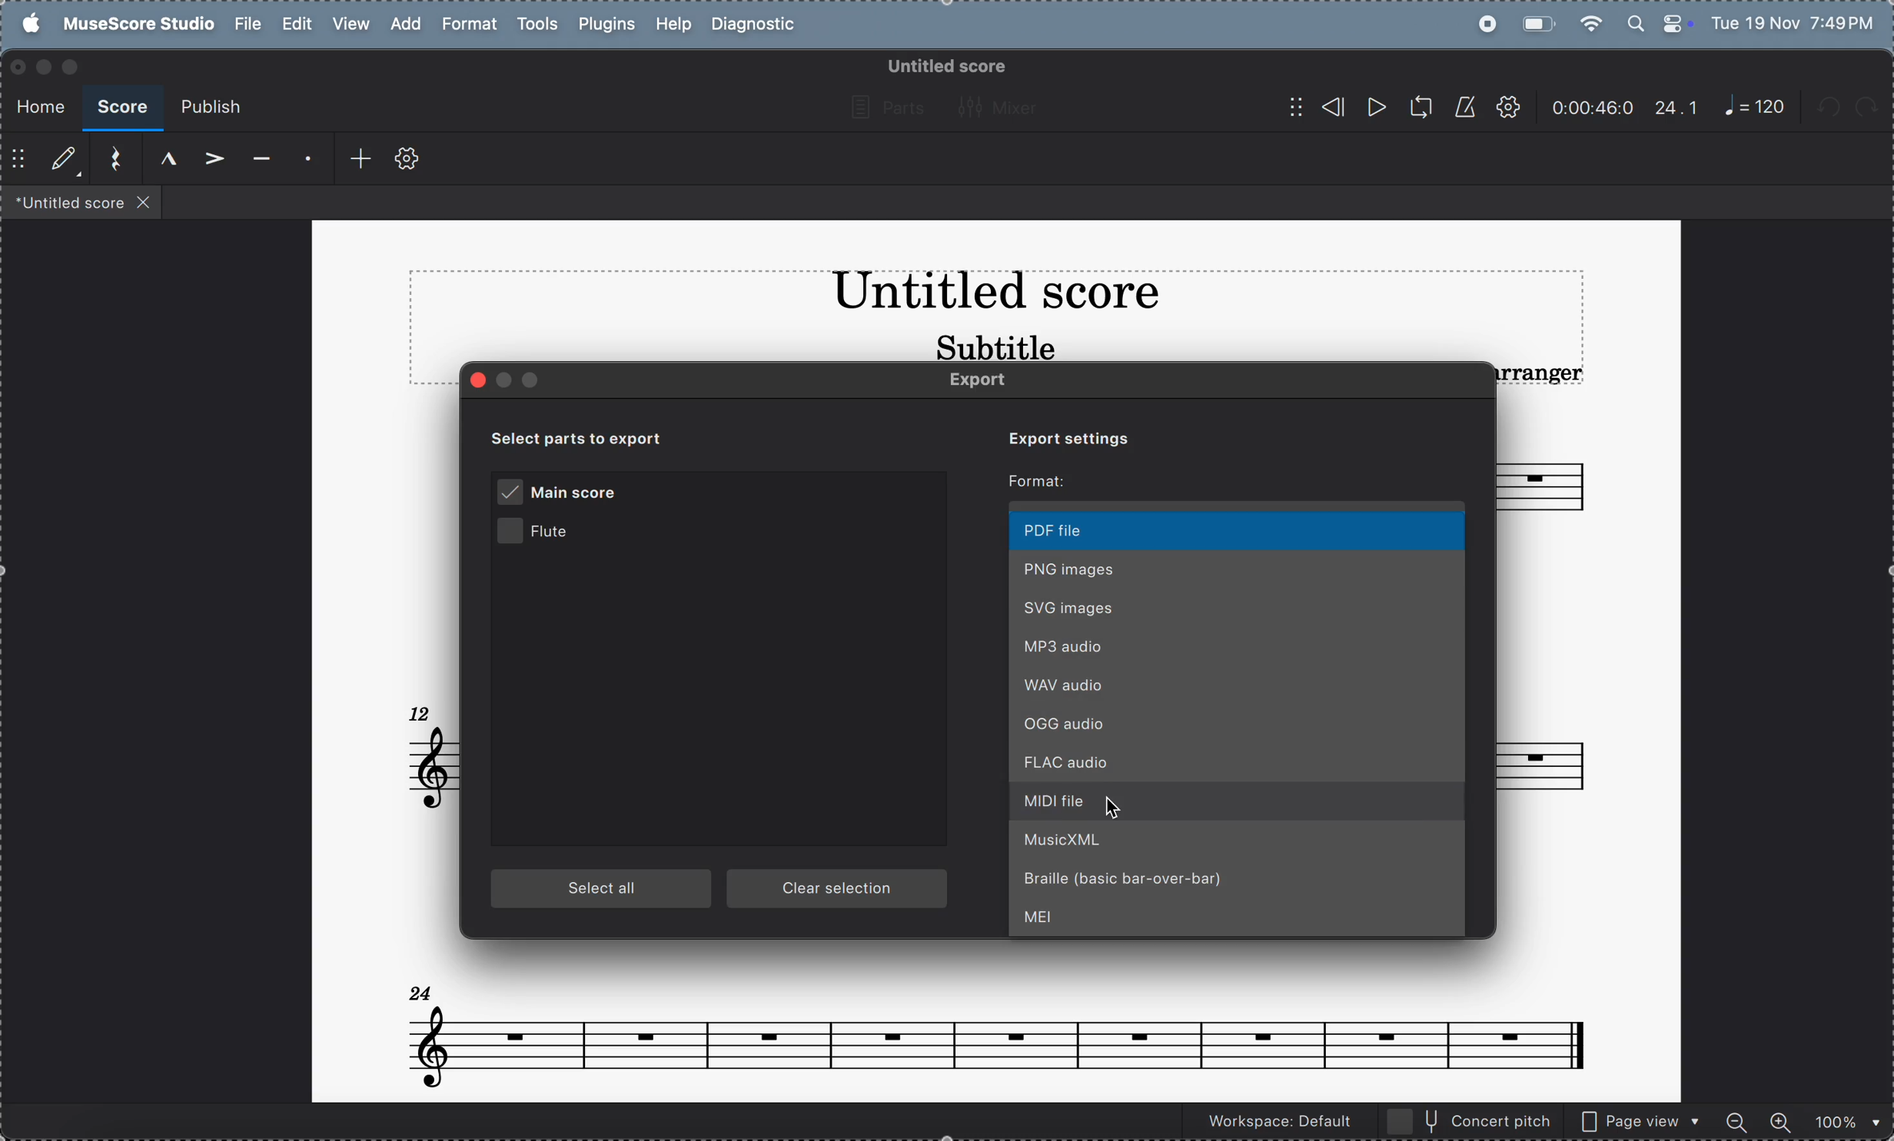 Image resolution: width=1894 pixels, height=1141 pixels. What do you see at coordinates (1060, 437) in the screenshot?
I see `export settings` at bounding box center [1060, 437].